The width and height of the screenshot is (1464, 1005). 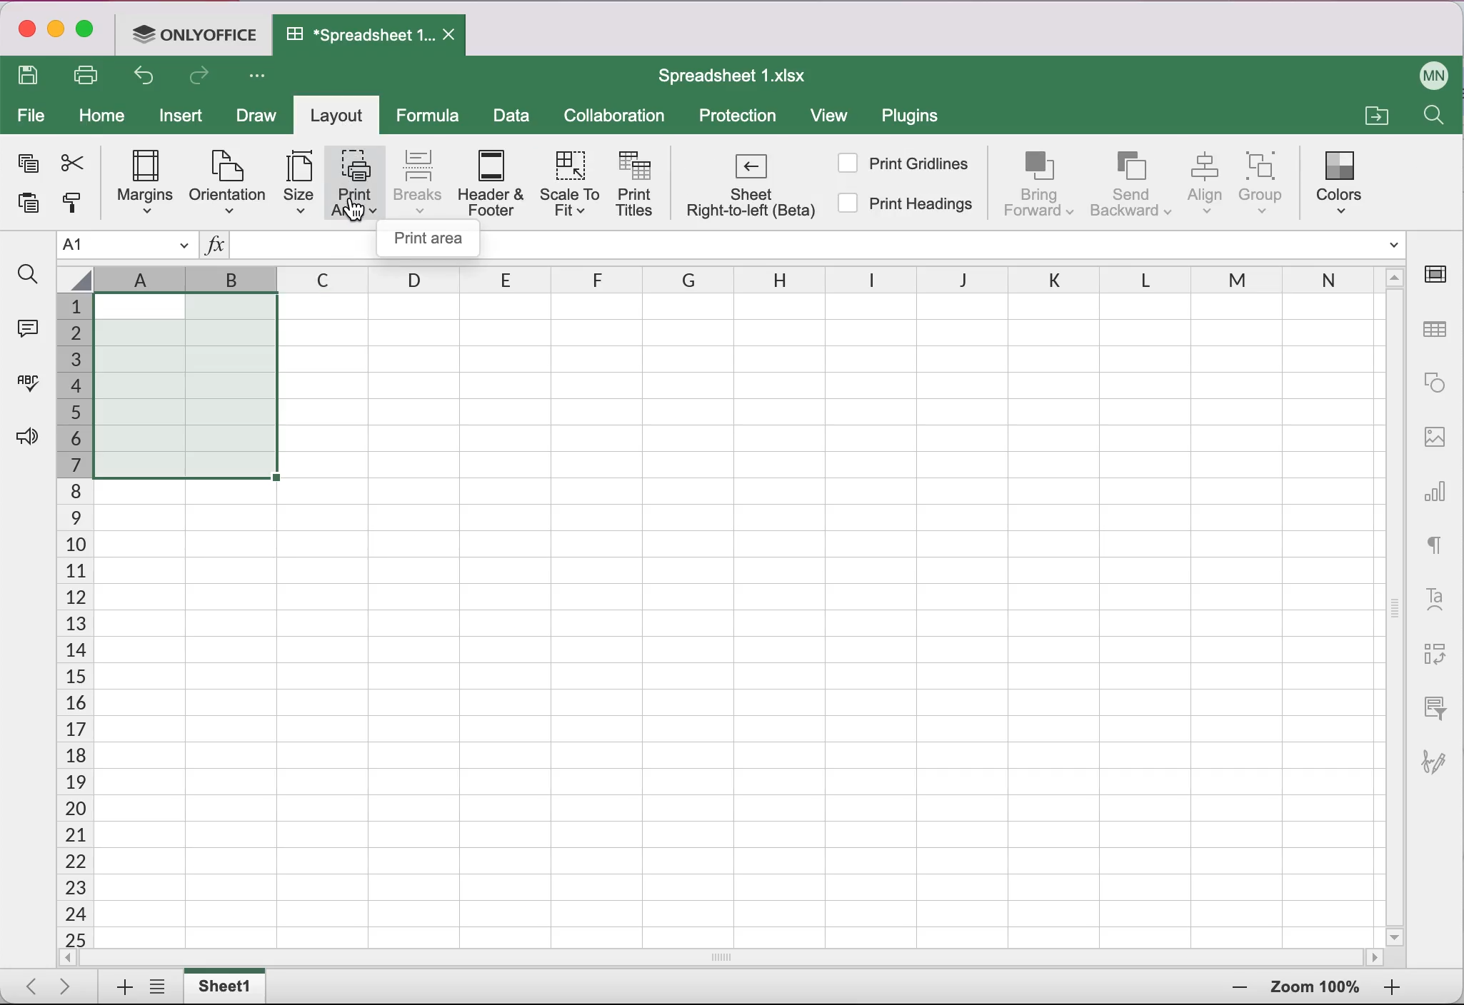 I want to click on cells, so click(x=864, y=617).